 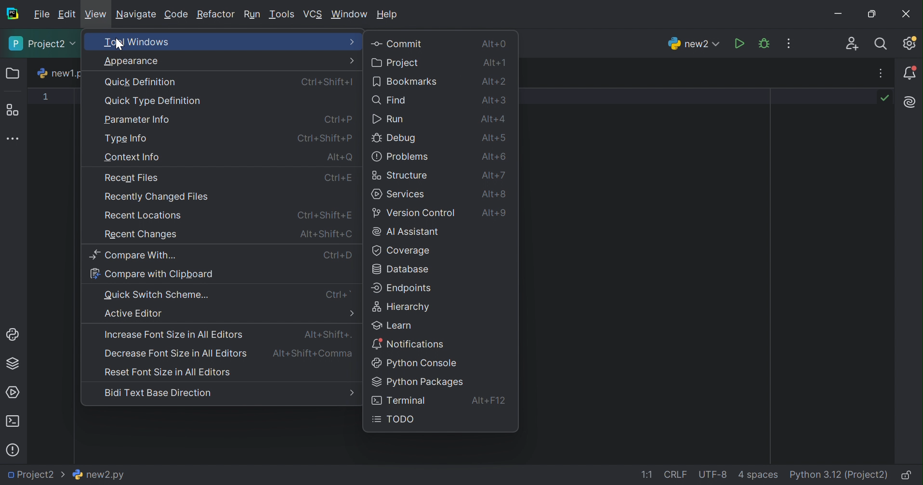 What do you see at coordinates (45, 96) in the screenshot?
I see `1` at bounding box center [45, 96].